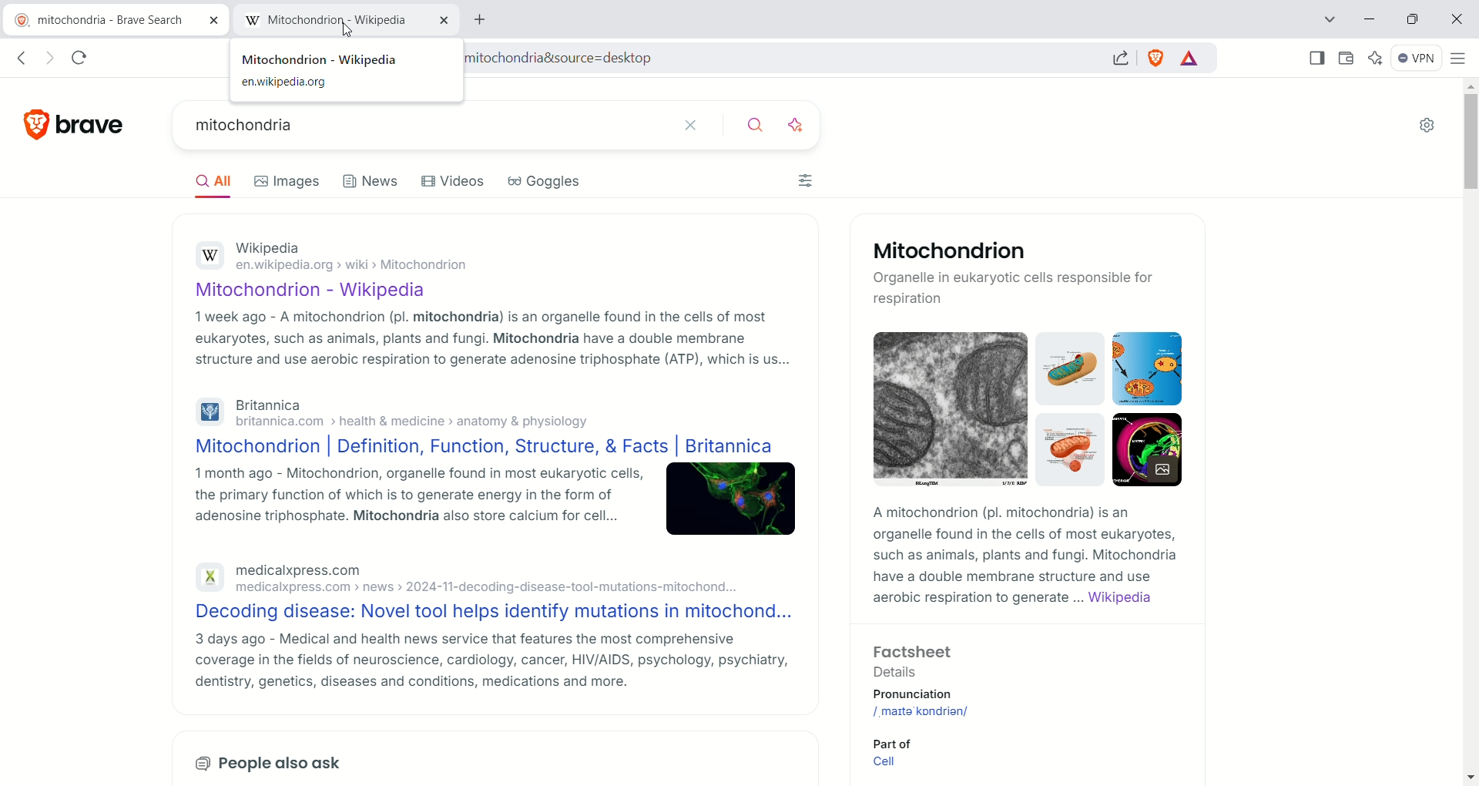  I want to click on en.wikipedia.org, so click(344, 84).